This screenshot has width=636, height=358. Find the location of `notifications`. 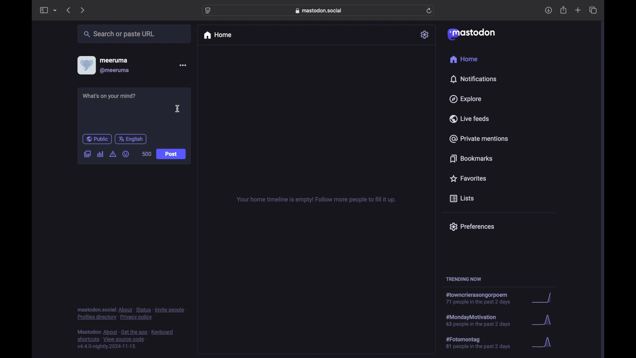

notifications is located at coordinates (473, 79).